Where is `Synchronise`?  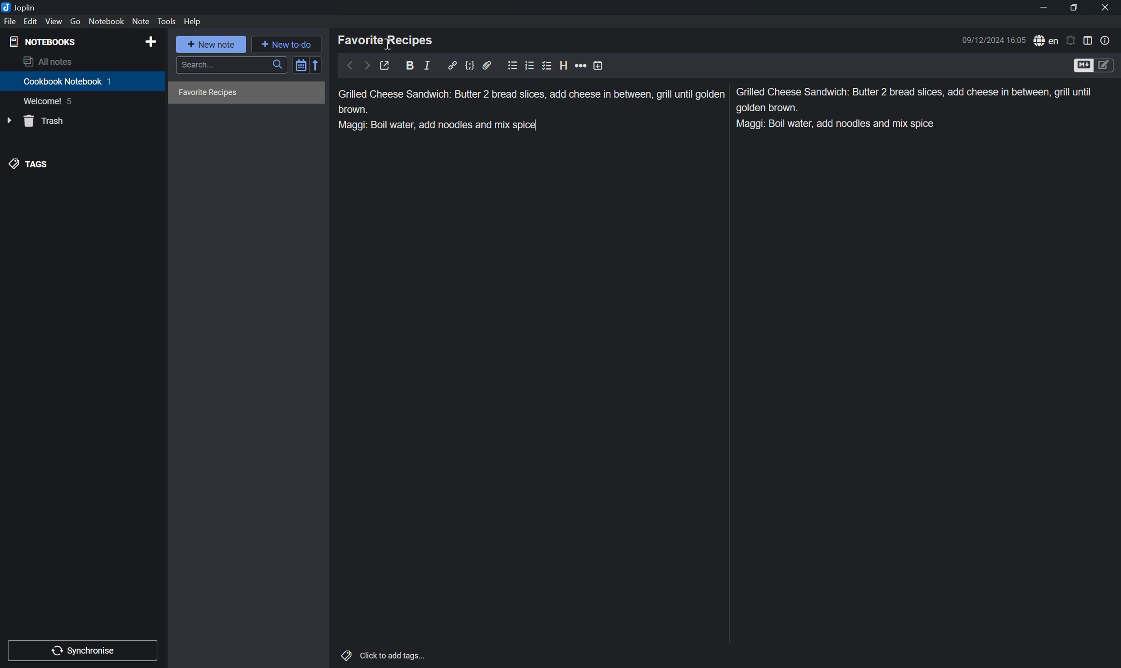 Synchronise is located at coordinates (84, 650).